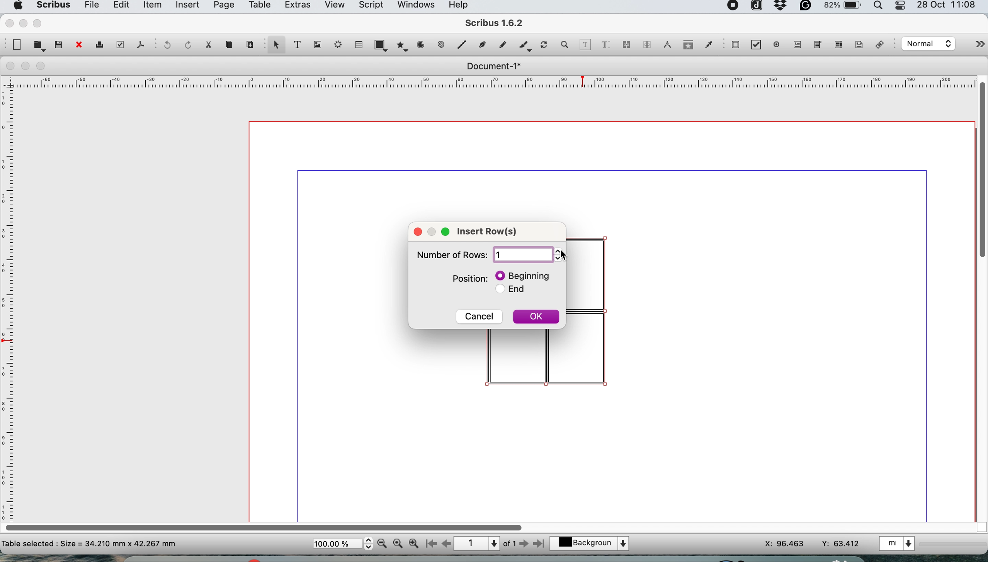  Describe the element at coordinates (493, 66) in the screenshot. I see `document 1` at that location.